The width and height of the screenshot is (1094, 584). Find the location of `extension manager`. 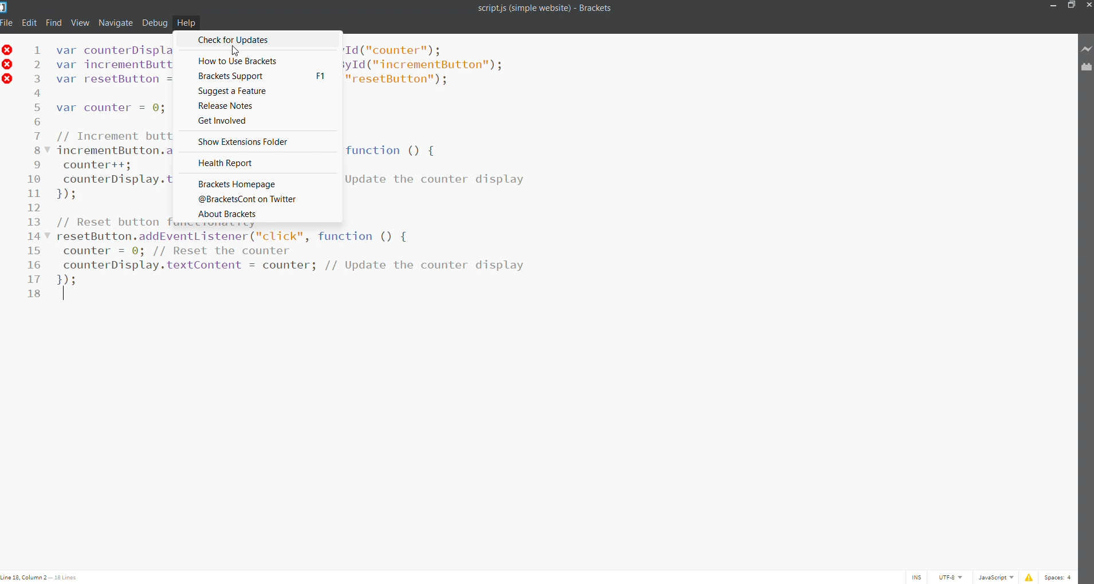

extension manager is located at coordinates (1086, 68).